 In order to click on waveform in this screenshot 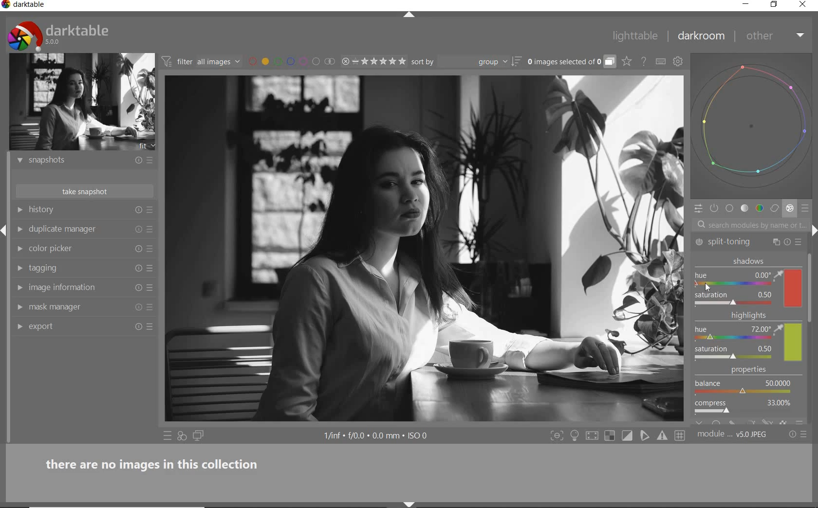, I will do `click(756, 127)`.